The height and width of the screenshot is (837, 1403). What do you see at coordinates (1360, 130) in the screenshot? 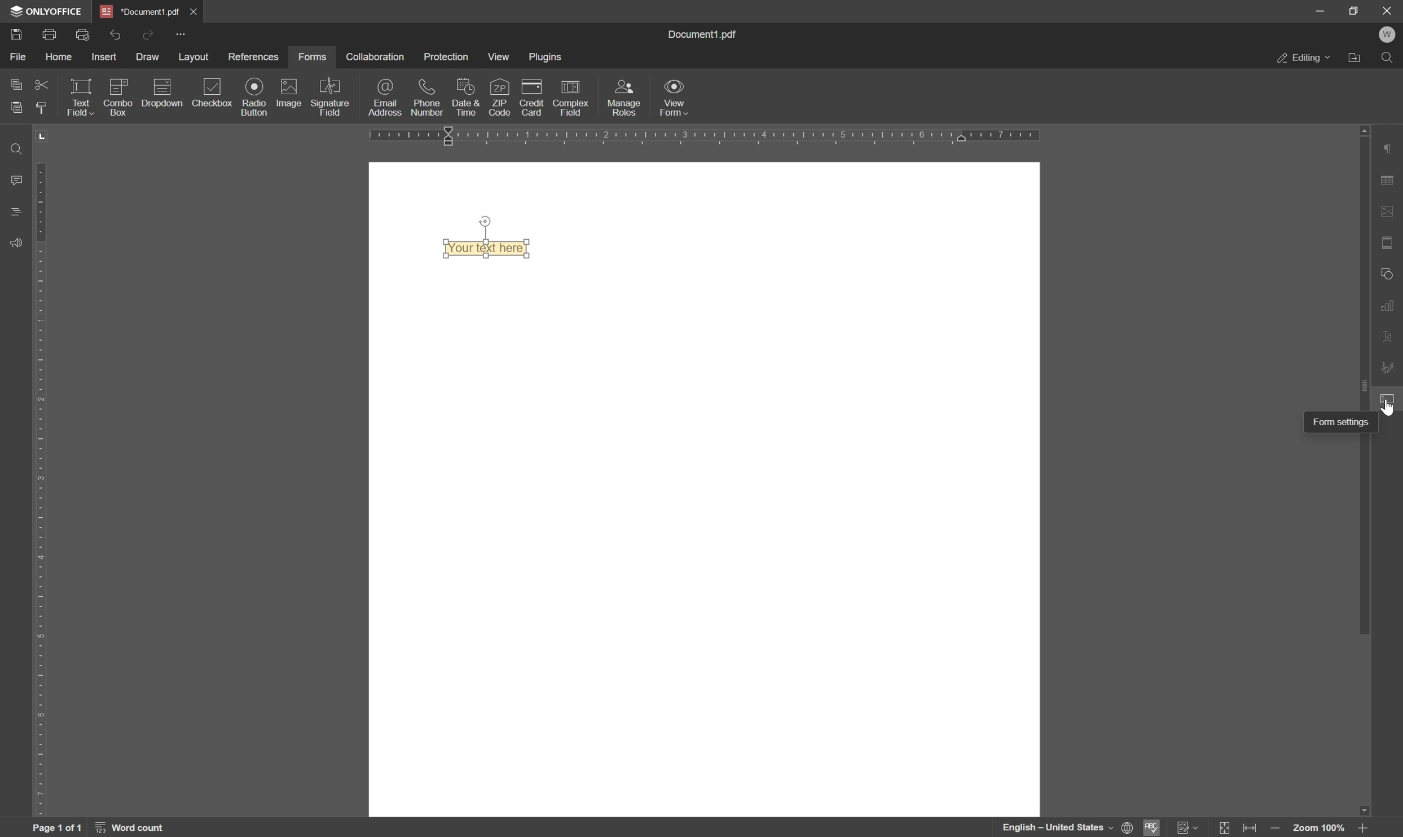
I see `scroll up` at bounding box center [1360, 130].